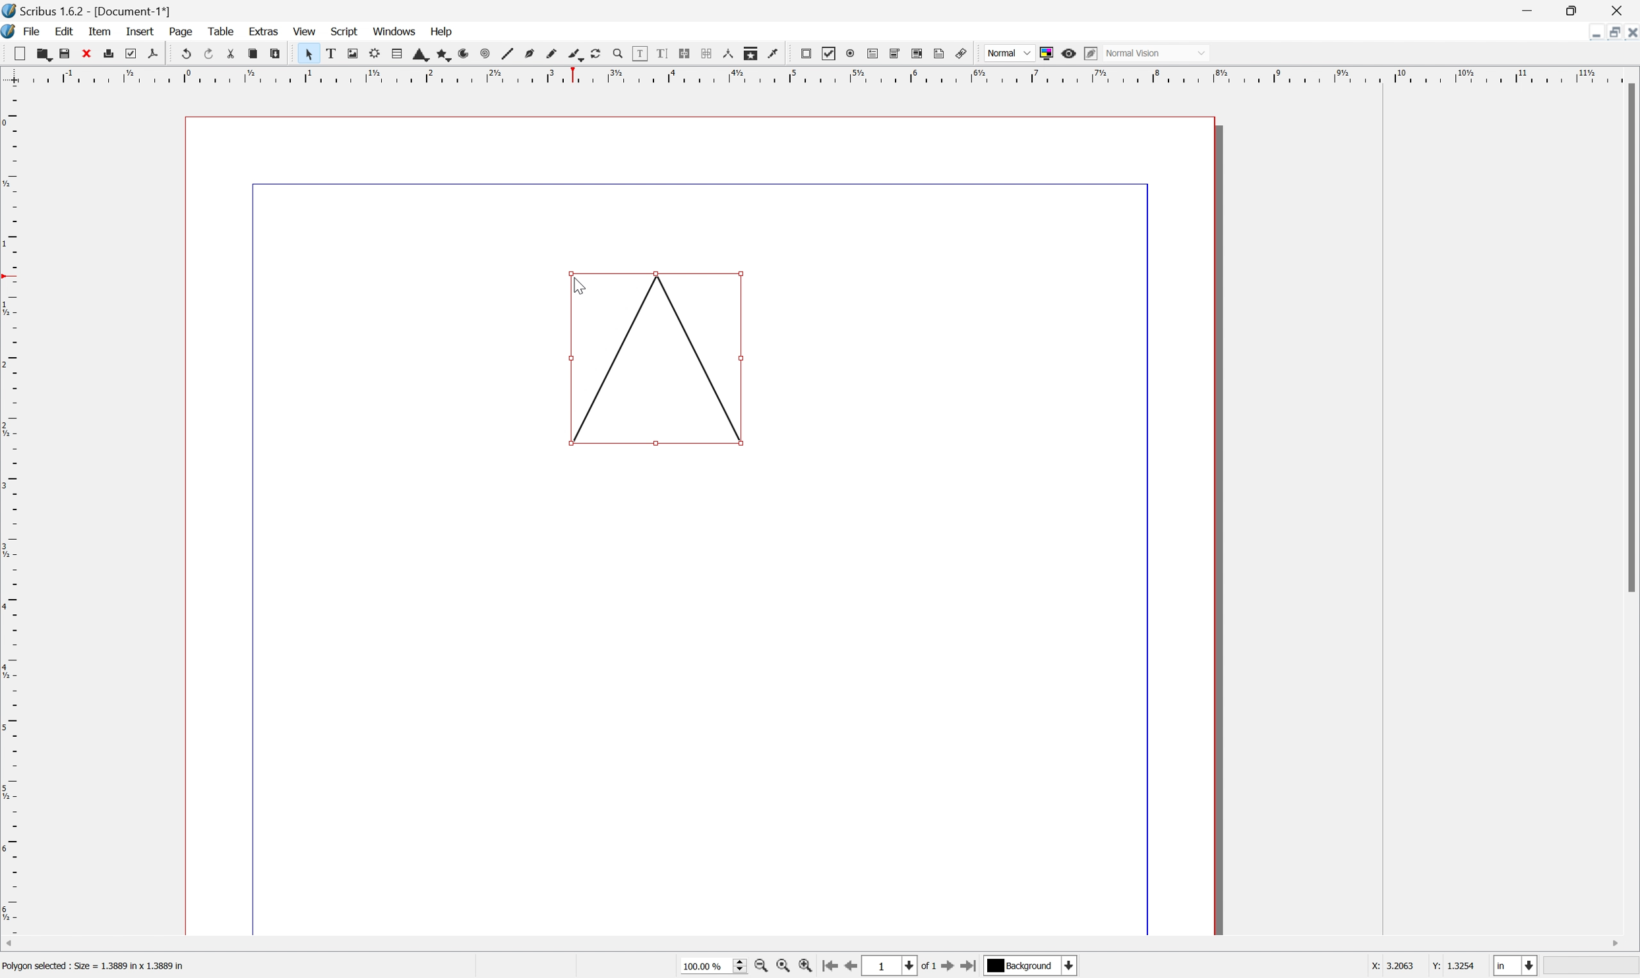  Describe the element at coordinates (181, 32) in the screenshot. I see `Page` at that location.